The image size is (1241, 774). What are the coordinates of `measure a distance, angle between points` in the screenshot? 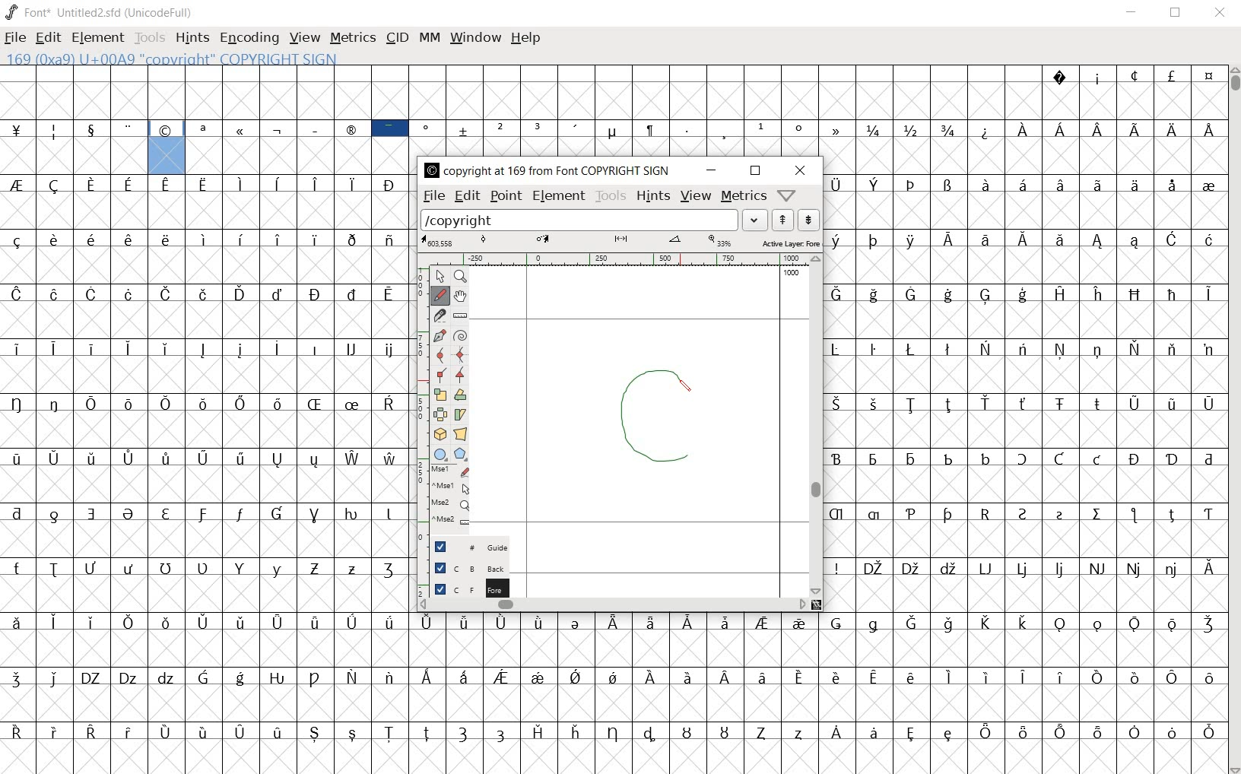 It's located at (460, 316).